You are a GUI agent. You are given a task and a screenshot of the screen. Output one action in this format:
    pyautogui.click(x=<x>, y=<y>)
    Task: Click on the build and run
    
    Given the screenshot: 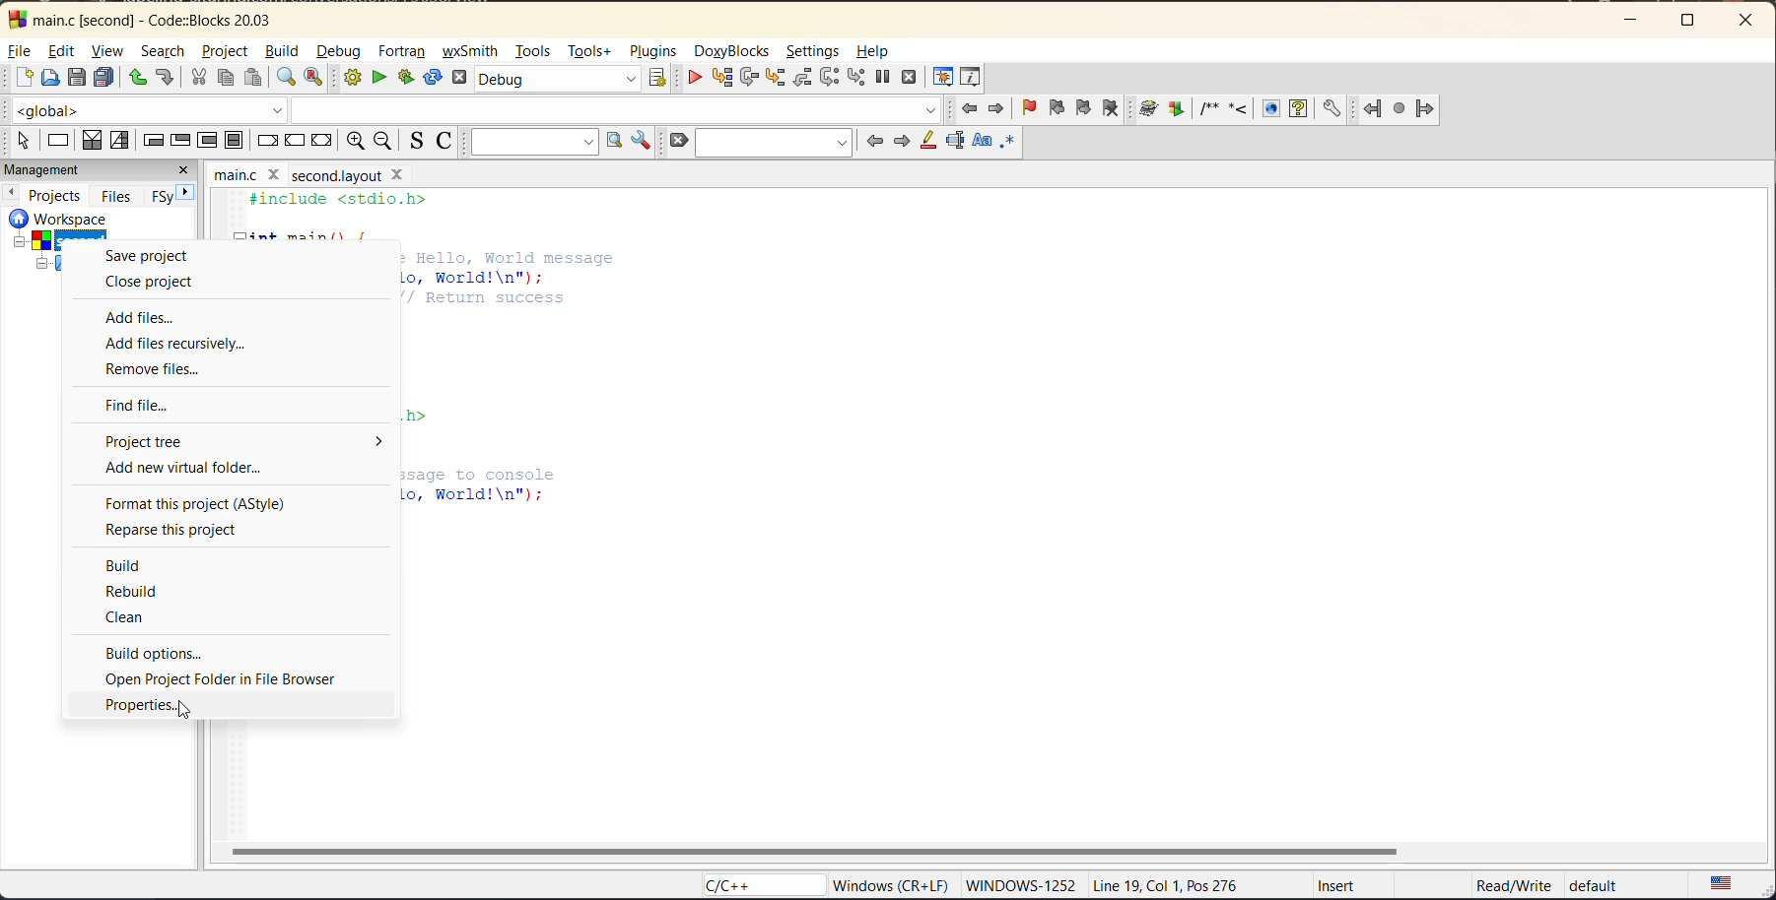 What is the action you would take?
    pyautogui.click(x=406, y=76)
    